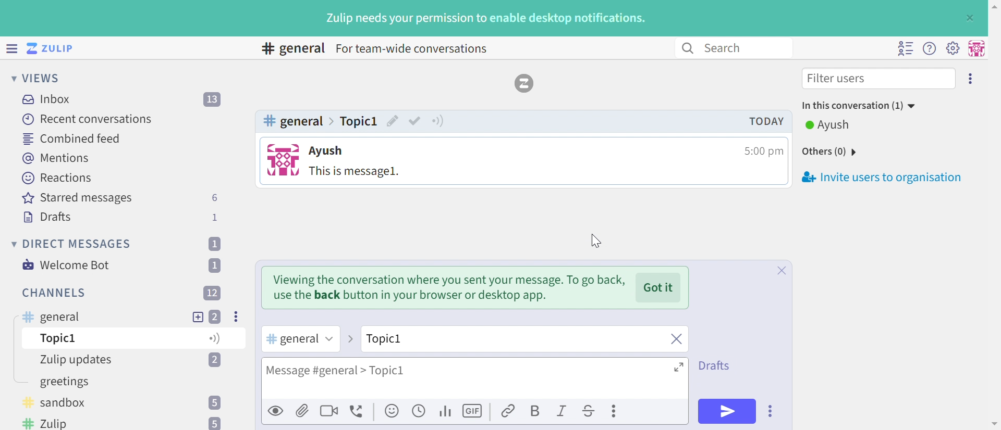 This screenshot has width=1001, height=430. I want to click on Link, so click(509, 412).